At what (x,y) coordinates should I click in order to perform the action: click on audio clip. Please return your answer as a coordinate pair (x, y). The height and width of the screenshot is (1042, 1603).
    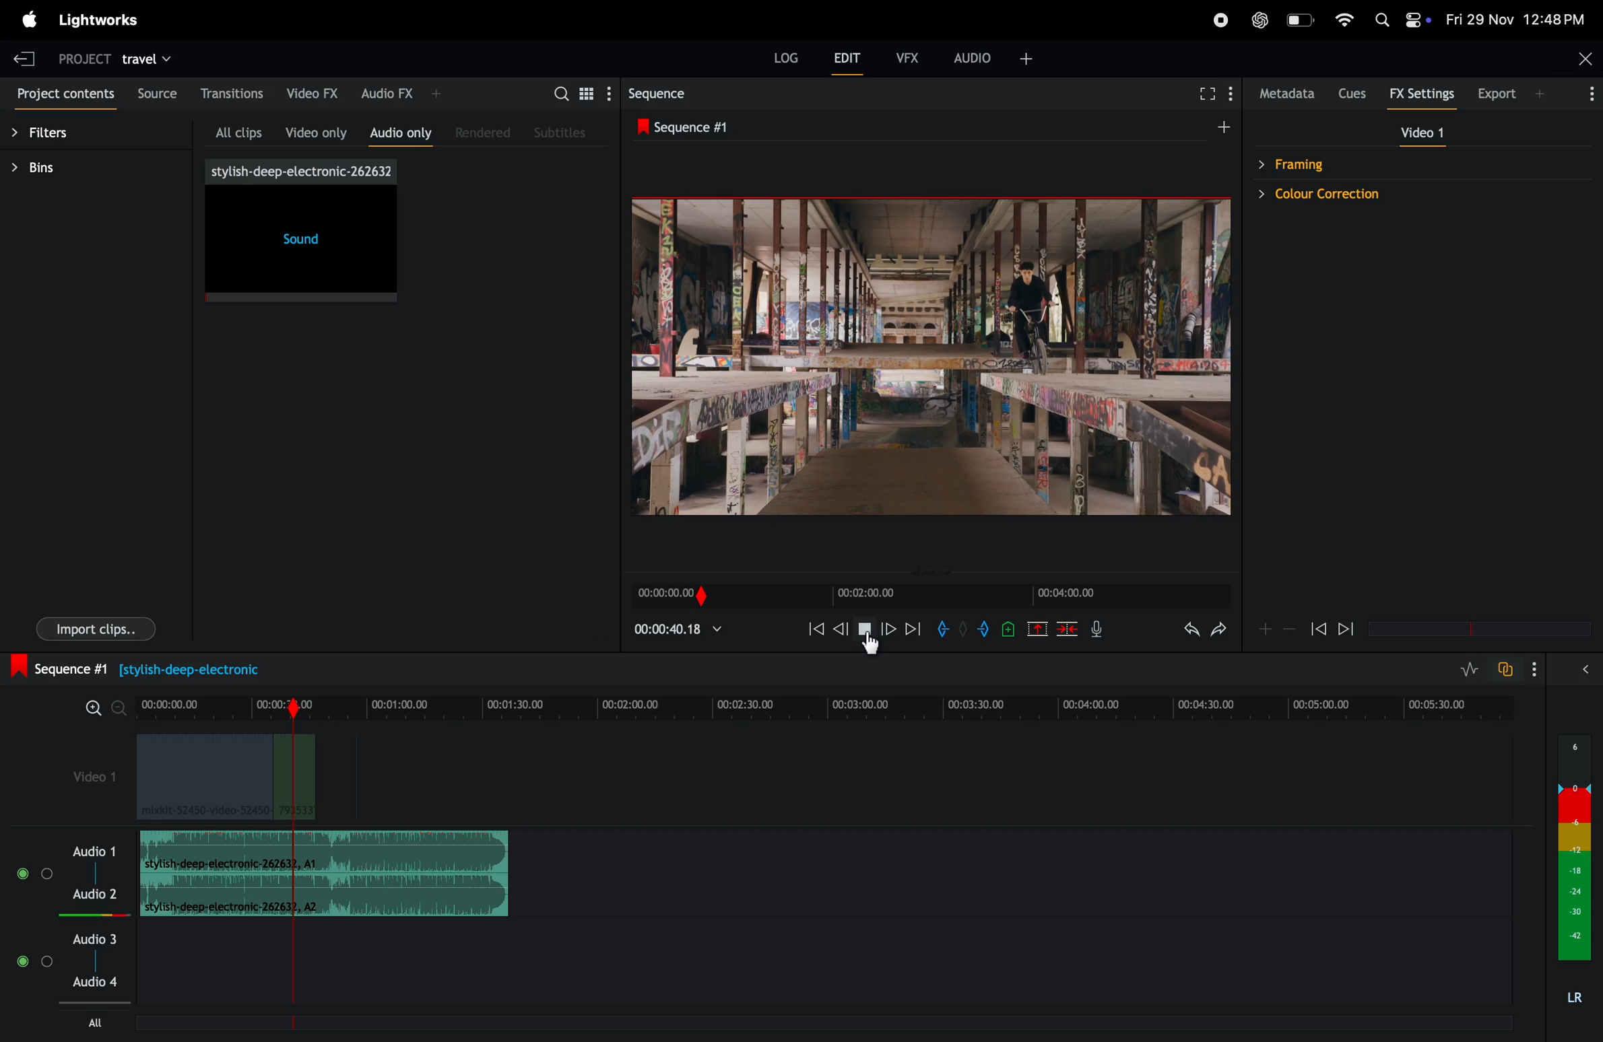
    Looking at the image, I should click on (225, 777).